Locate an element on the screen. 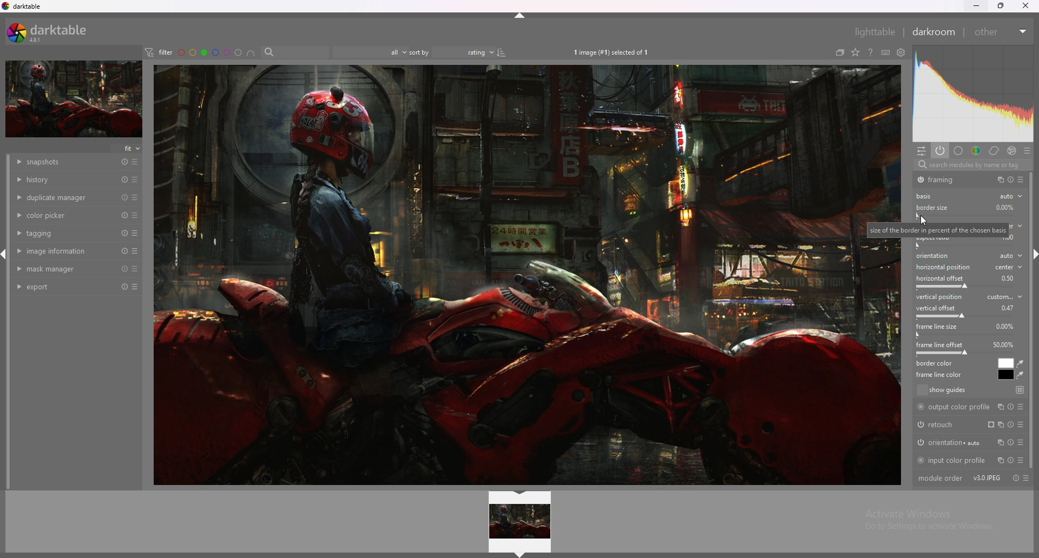  snapshots is located at coordinates (66, 163).